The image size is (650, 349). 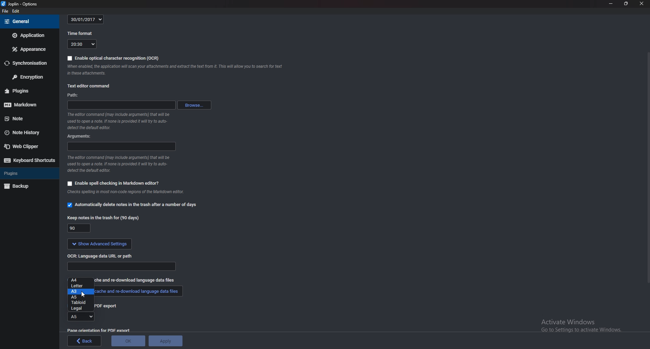 I want to click on Appearance, so click(x=28, y=48).